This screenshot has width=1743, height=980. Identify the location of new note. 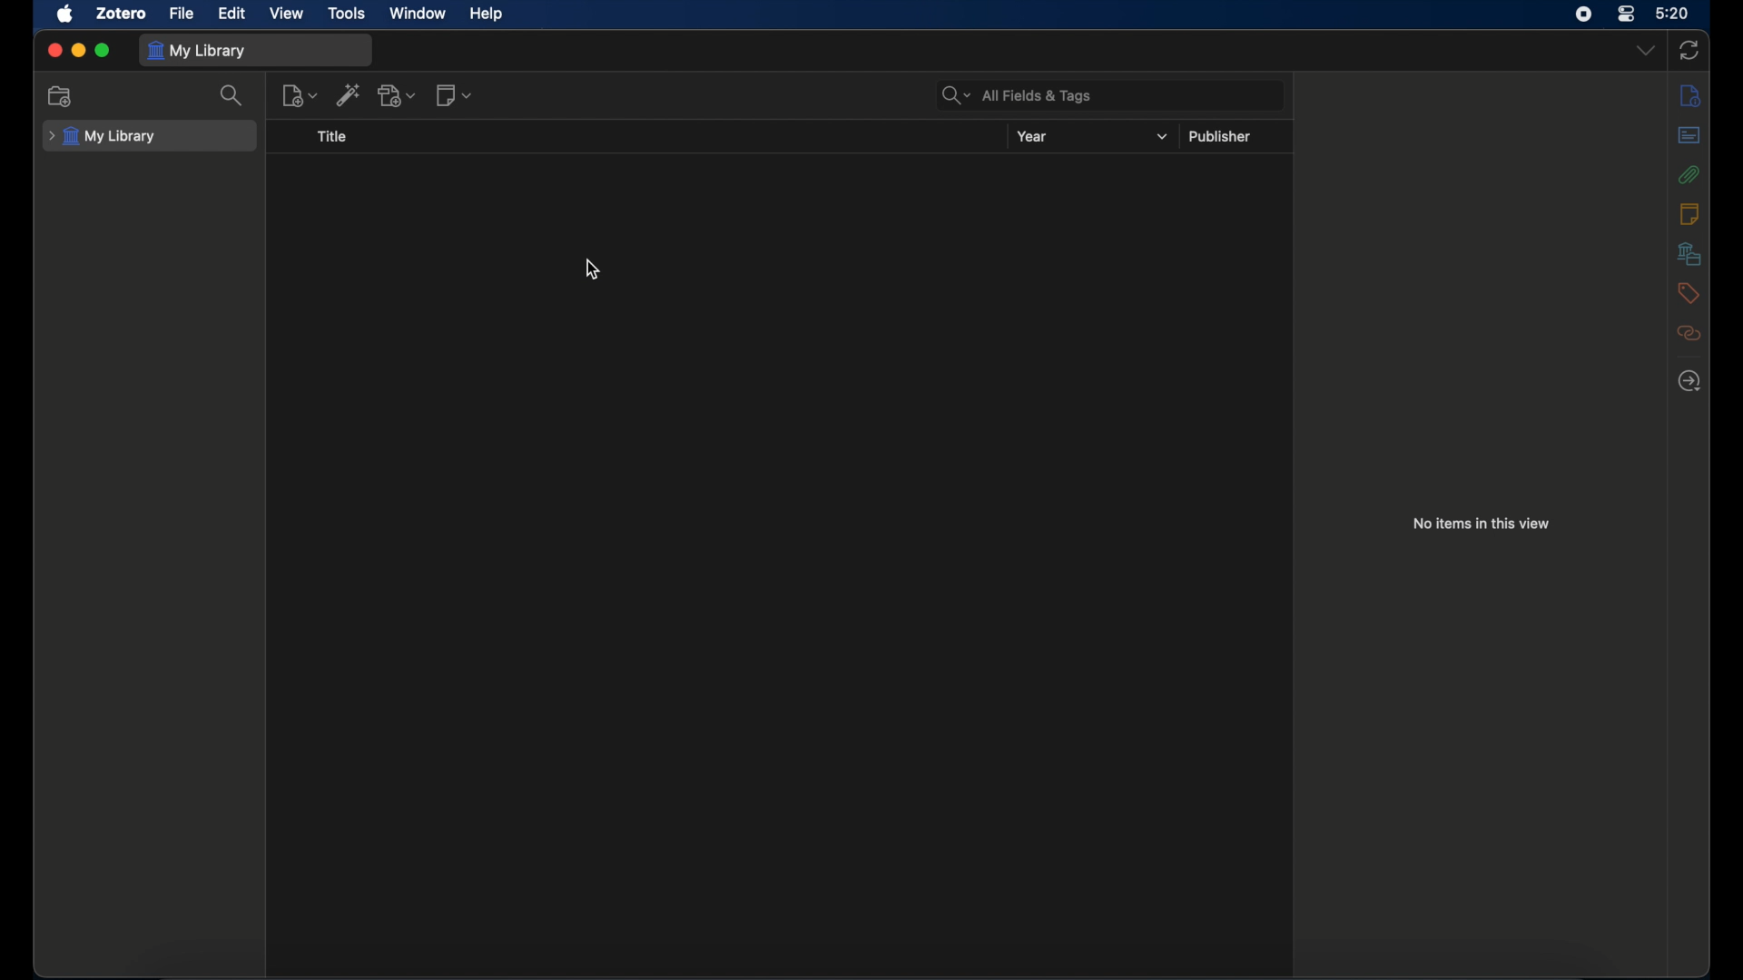
(454, 95).